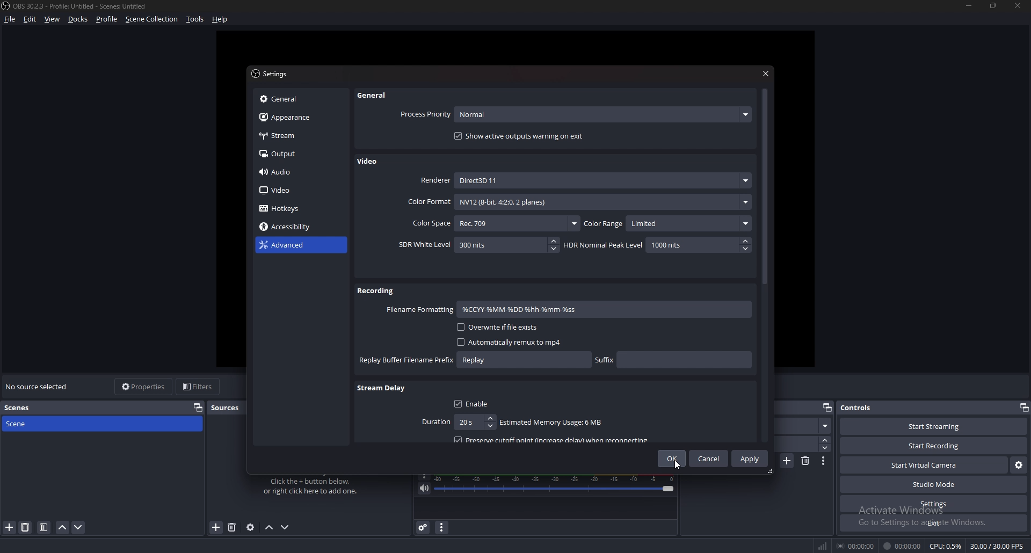 The image size is (1031, 553). Describe the element at coordinates (788, 460) in the screenshot. I see `add scene` at that location.